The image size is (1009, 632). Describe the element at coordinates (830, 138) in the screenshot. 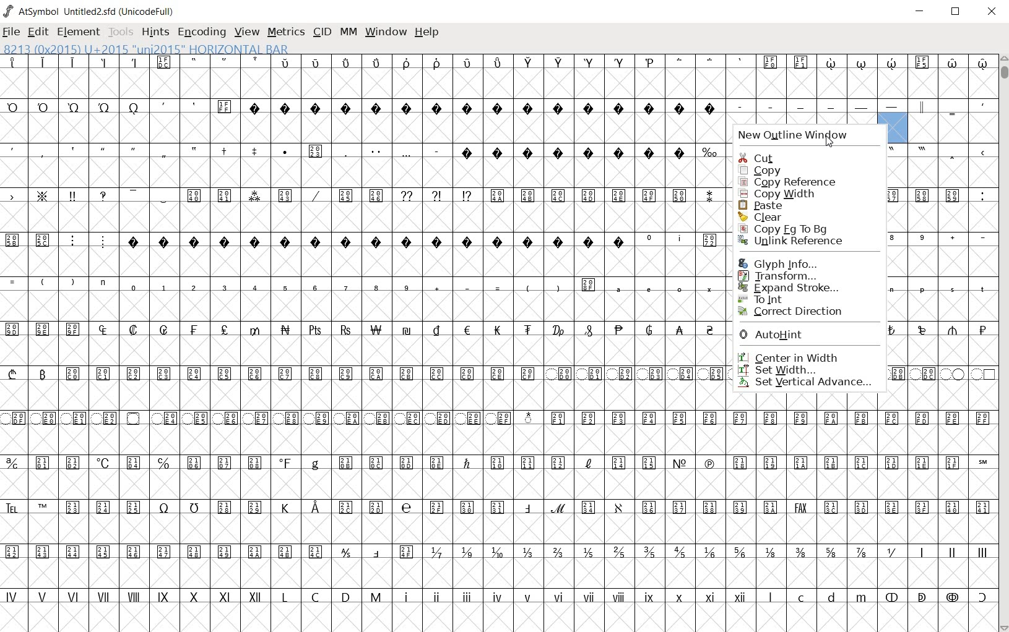

I see `cursor location` at that location.